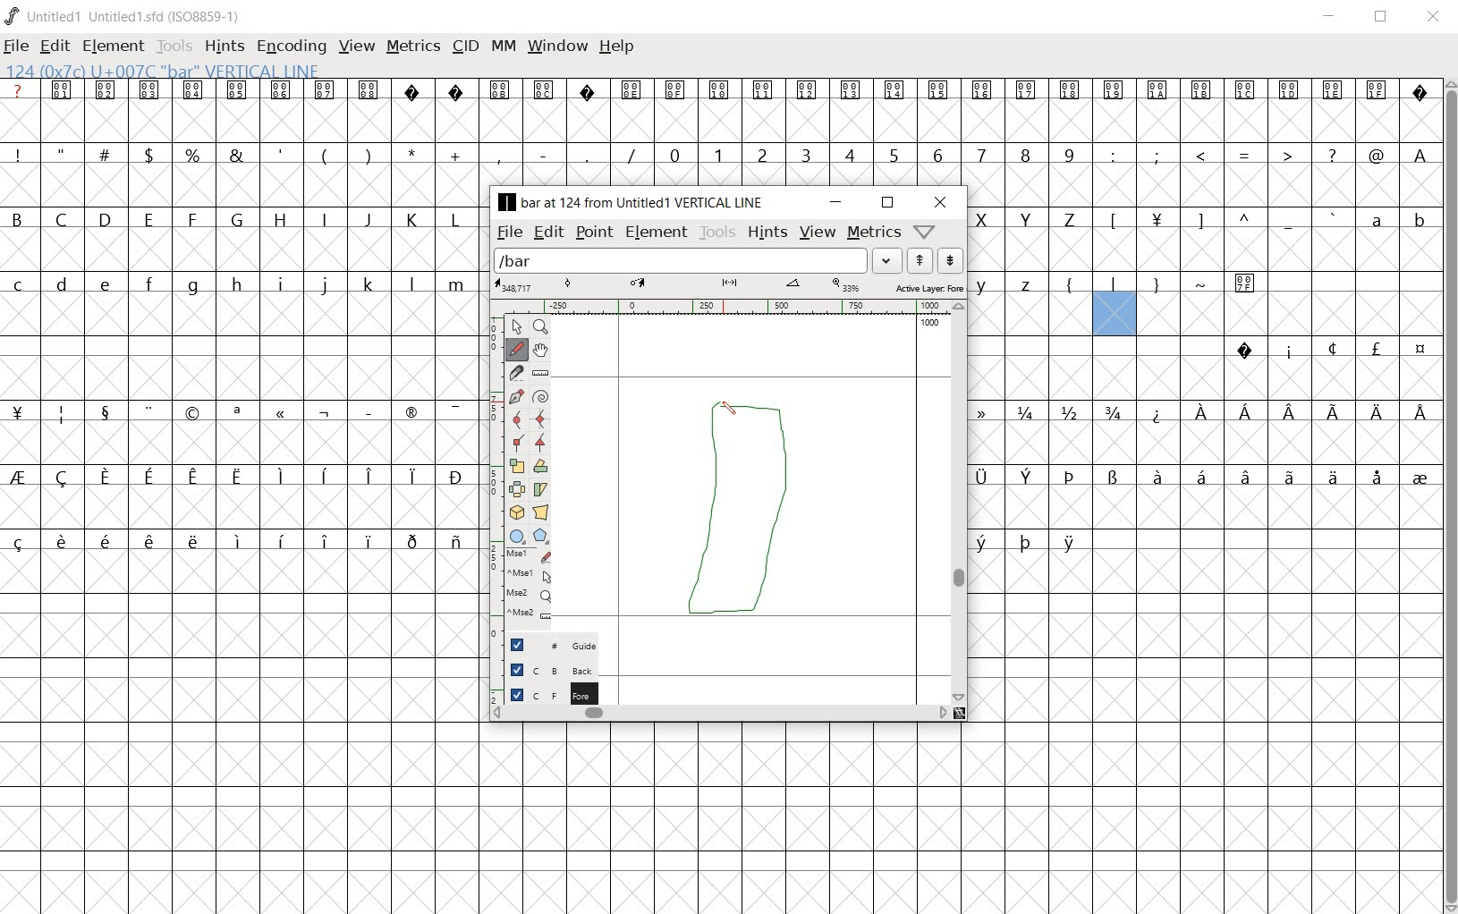 This screenshot has width=1458, height=914. What do you see at coordinates (718, 306) in the screenshot?
I see `ruler` at bounding box center [718, 306].